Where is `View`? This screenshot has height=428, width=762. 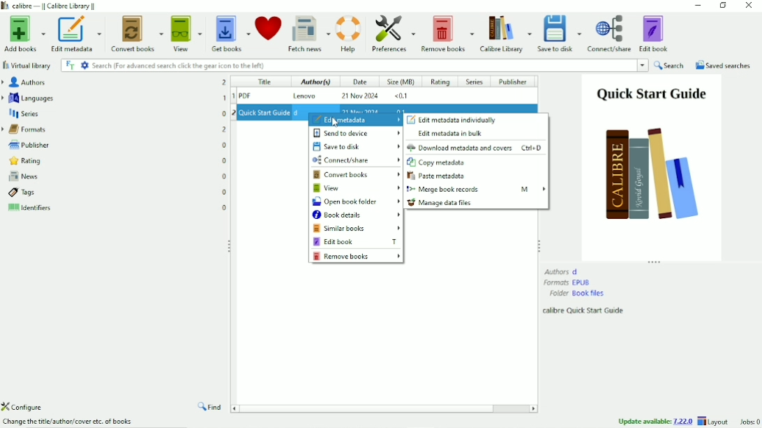 View is located at coordinates (357, 188).